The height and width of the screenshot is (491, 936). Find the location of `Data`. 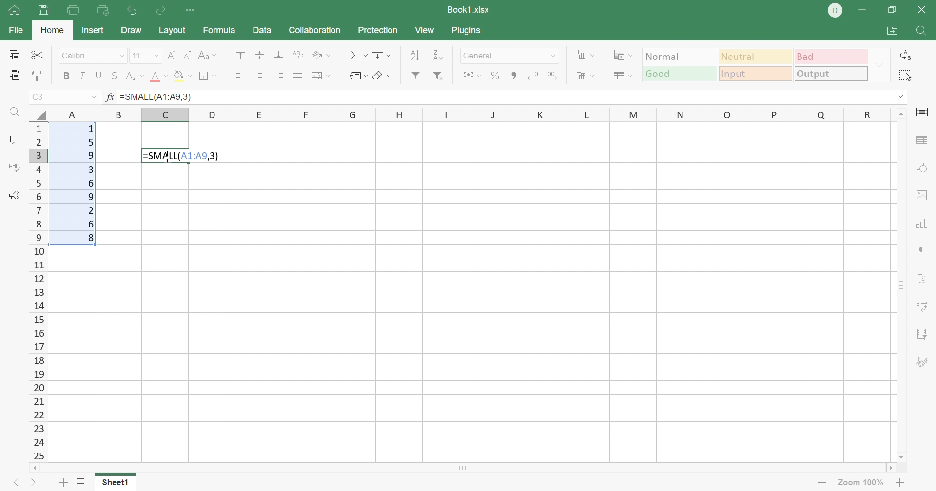

Data is located at coordinates (262, 28).